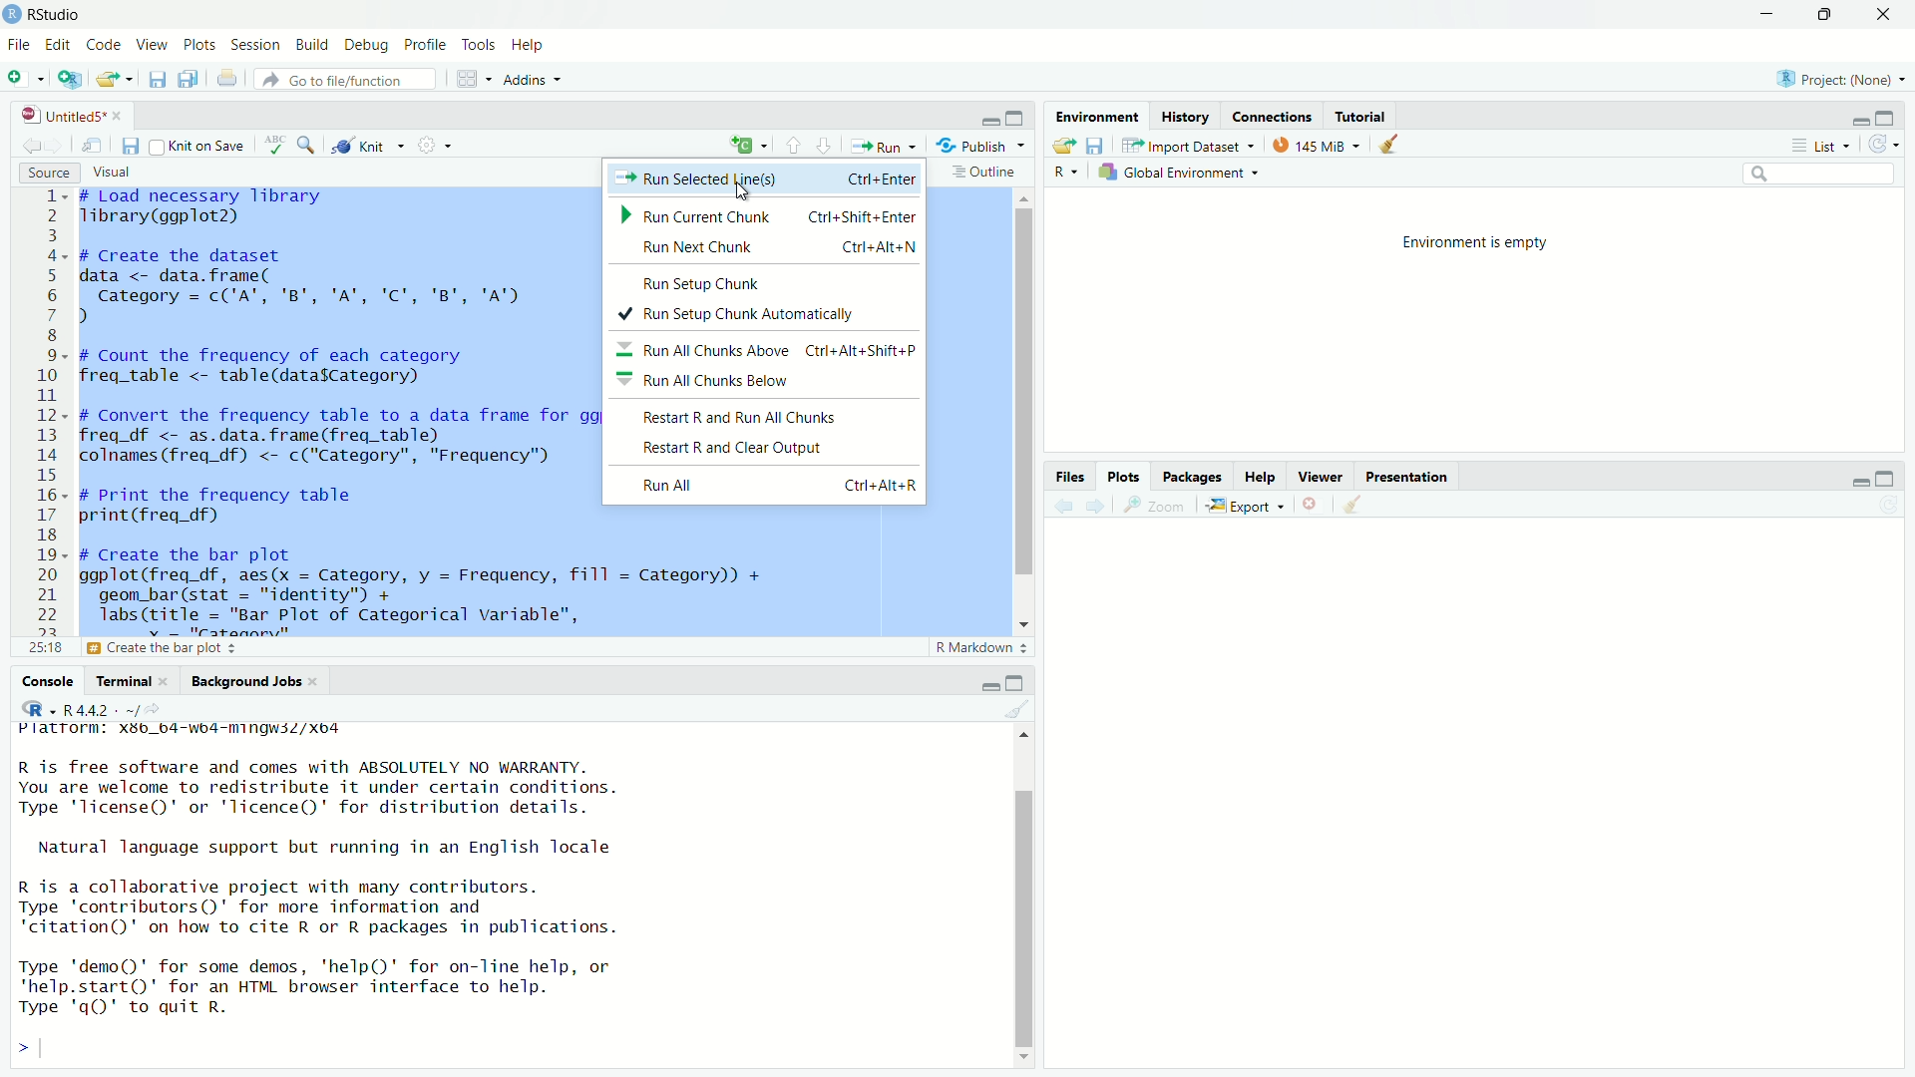 This screenshot has width=1915, height=1077. Describe the element at coordinates (122, 681) in the screenshot. I see `Terminal` at that location.